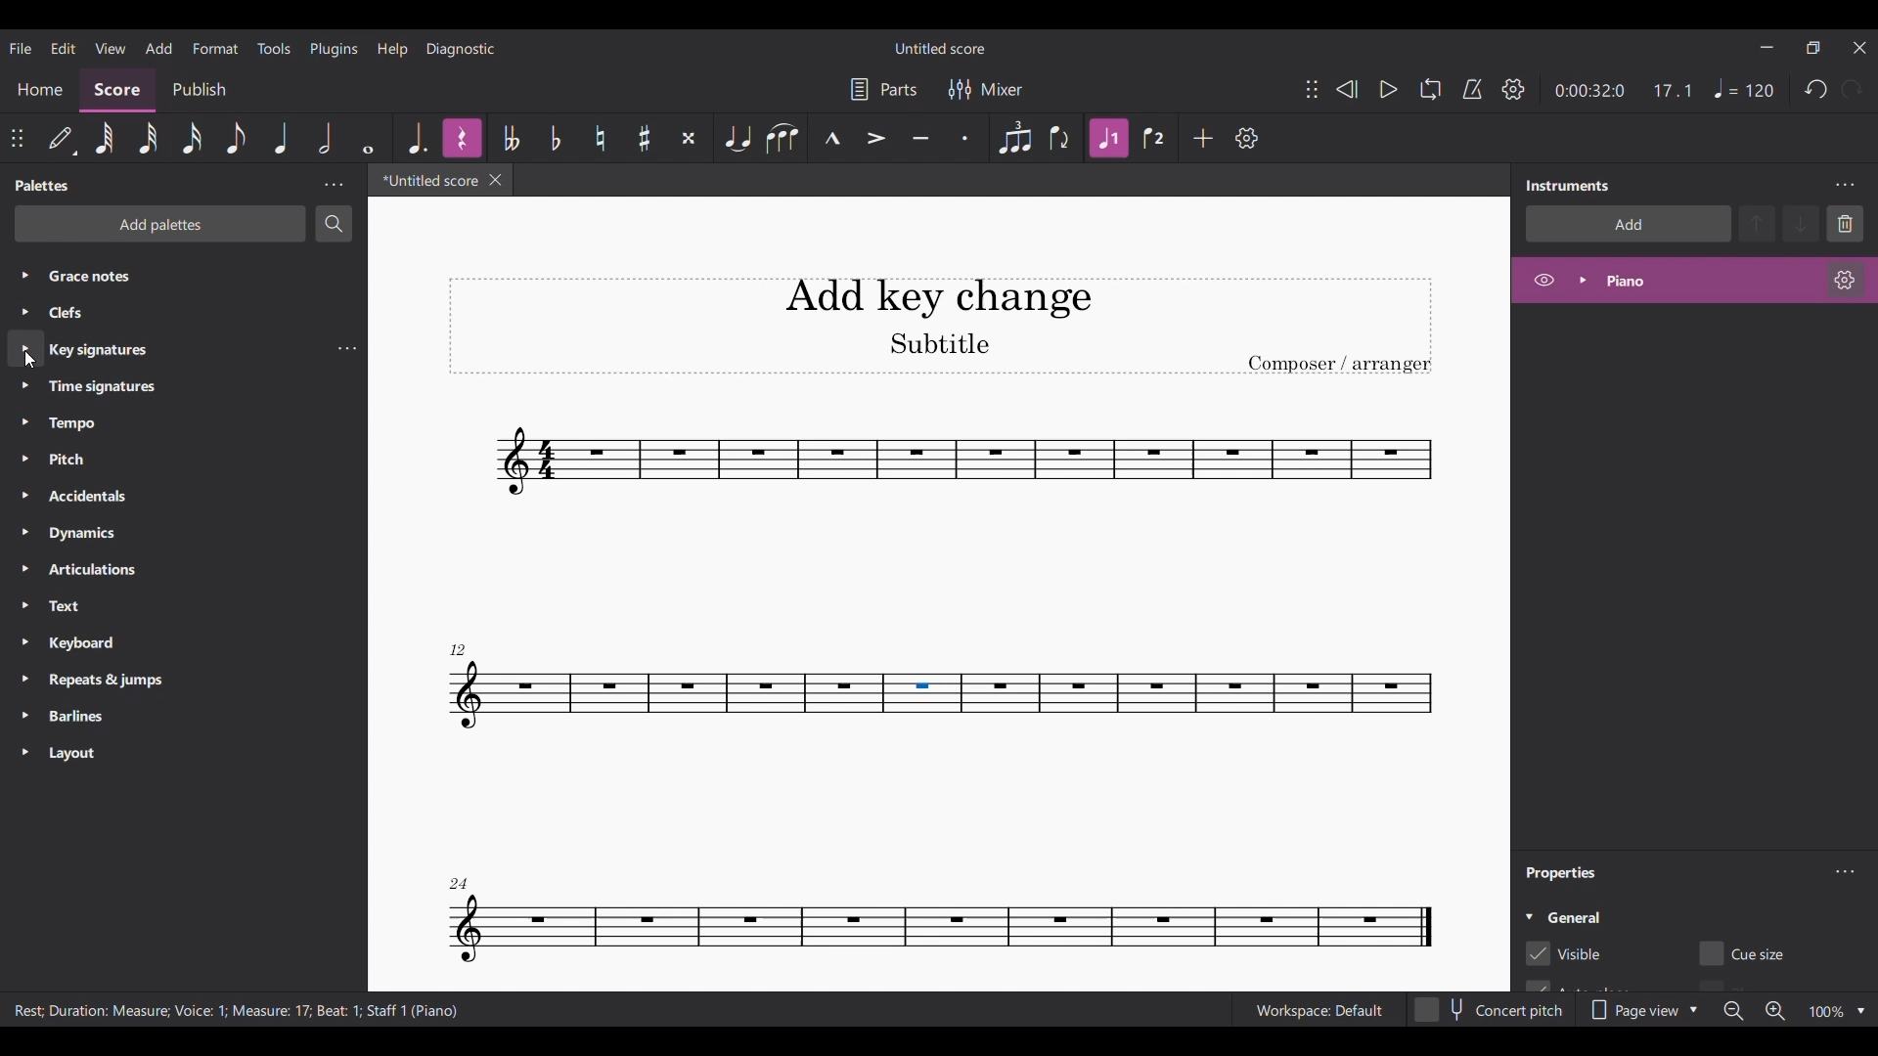 This screenshot has width=1878, height=1056. Describe the element at coordinates (941, 326) in the screenshot. I see `Score title, sub-title and composor name` at that location.